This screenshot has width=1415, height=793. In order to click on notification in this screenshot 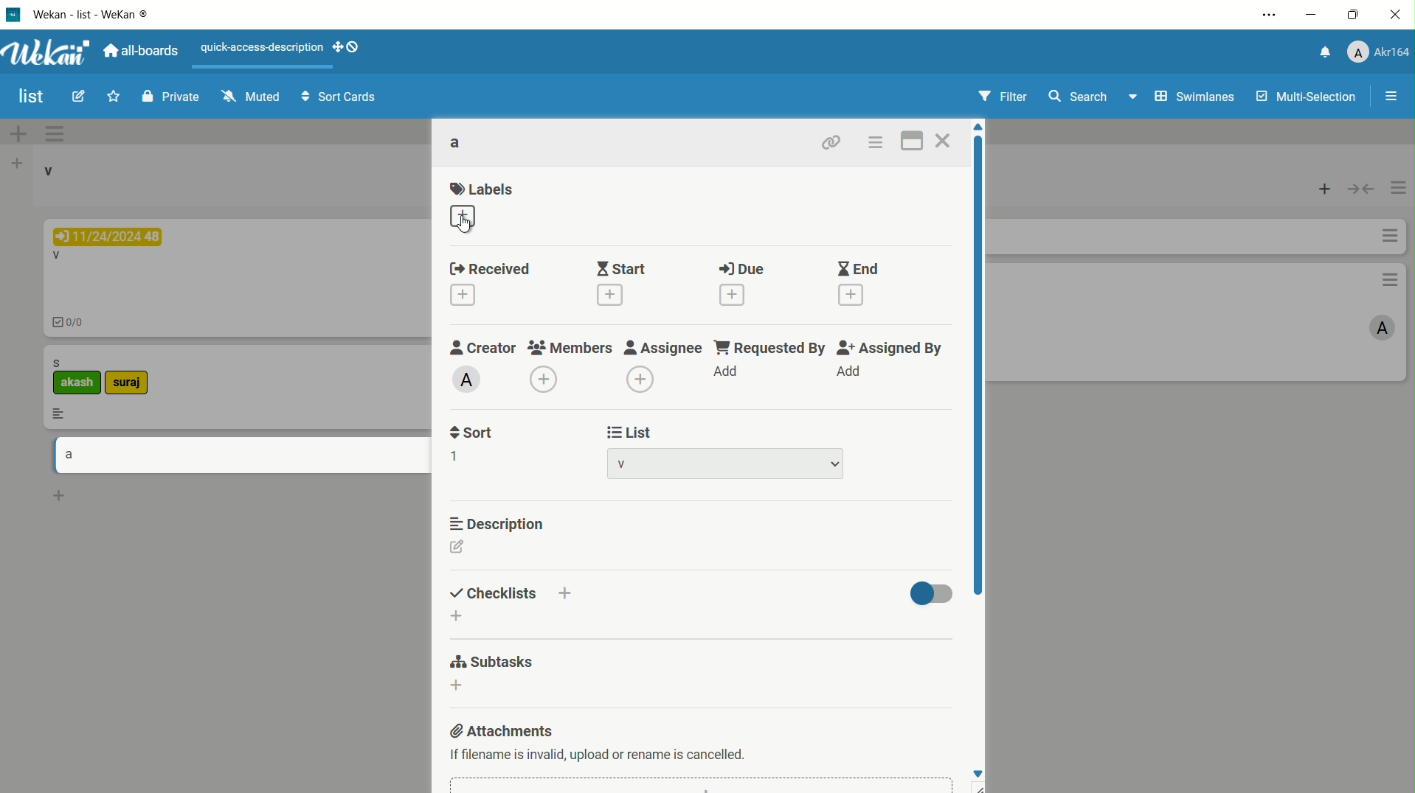, I will do `click(1323, 52)`.